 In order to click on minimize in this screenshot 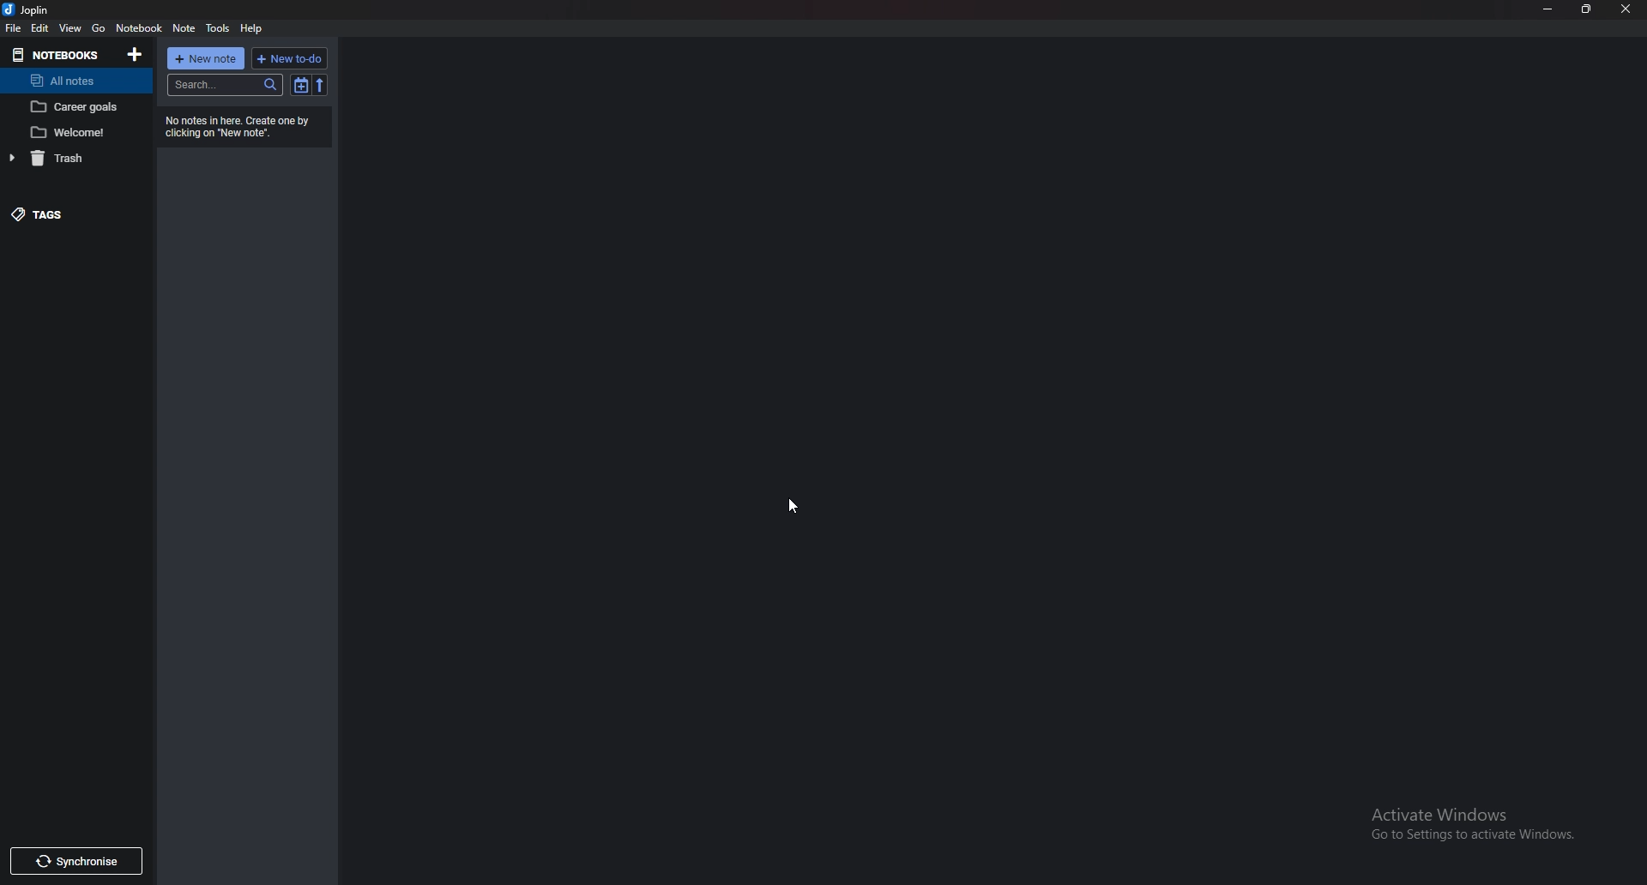, I will do `click(1548, 9)`.